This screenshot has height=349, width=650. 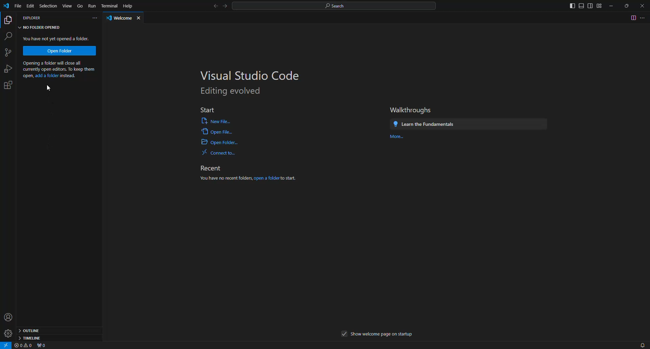 What do you see at coordinates (335, 6) in the screenshot?
I see `search` at bounding box center [335, 6].